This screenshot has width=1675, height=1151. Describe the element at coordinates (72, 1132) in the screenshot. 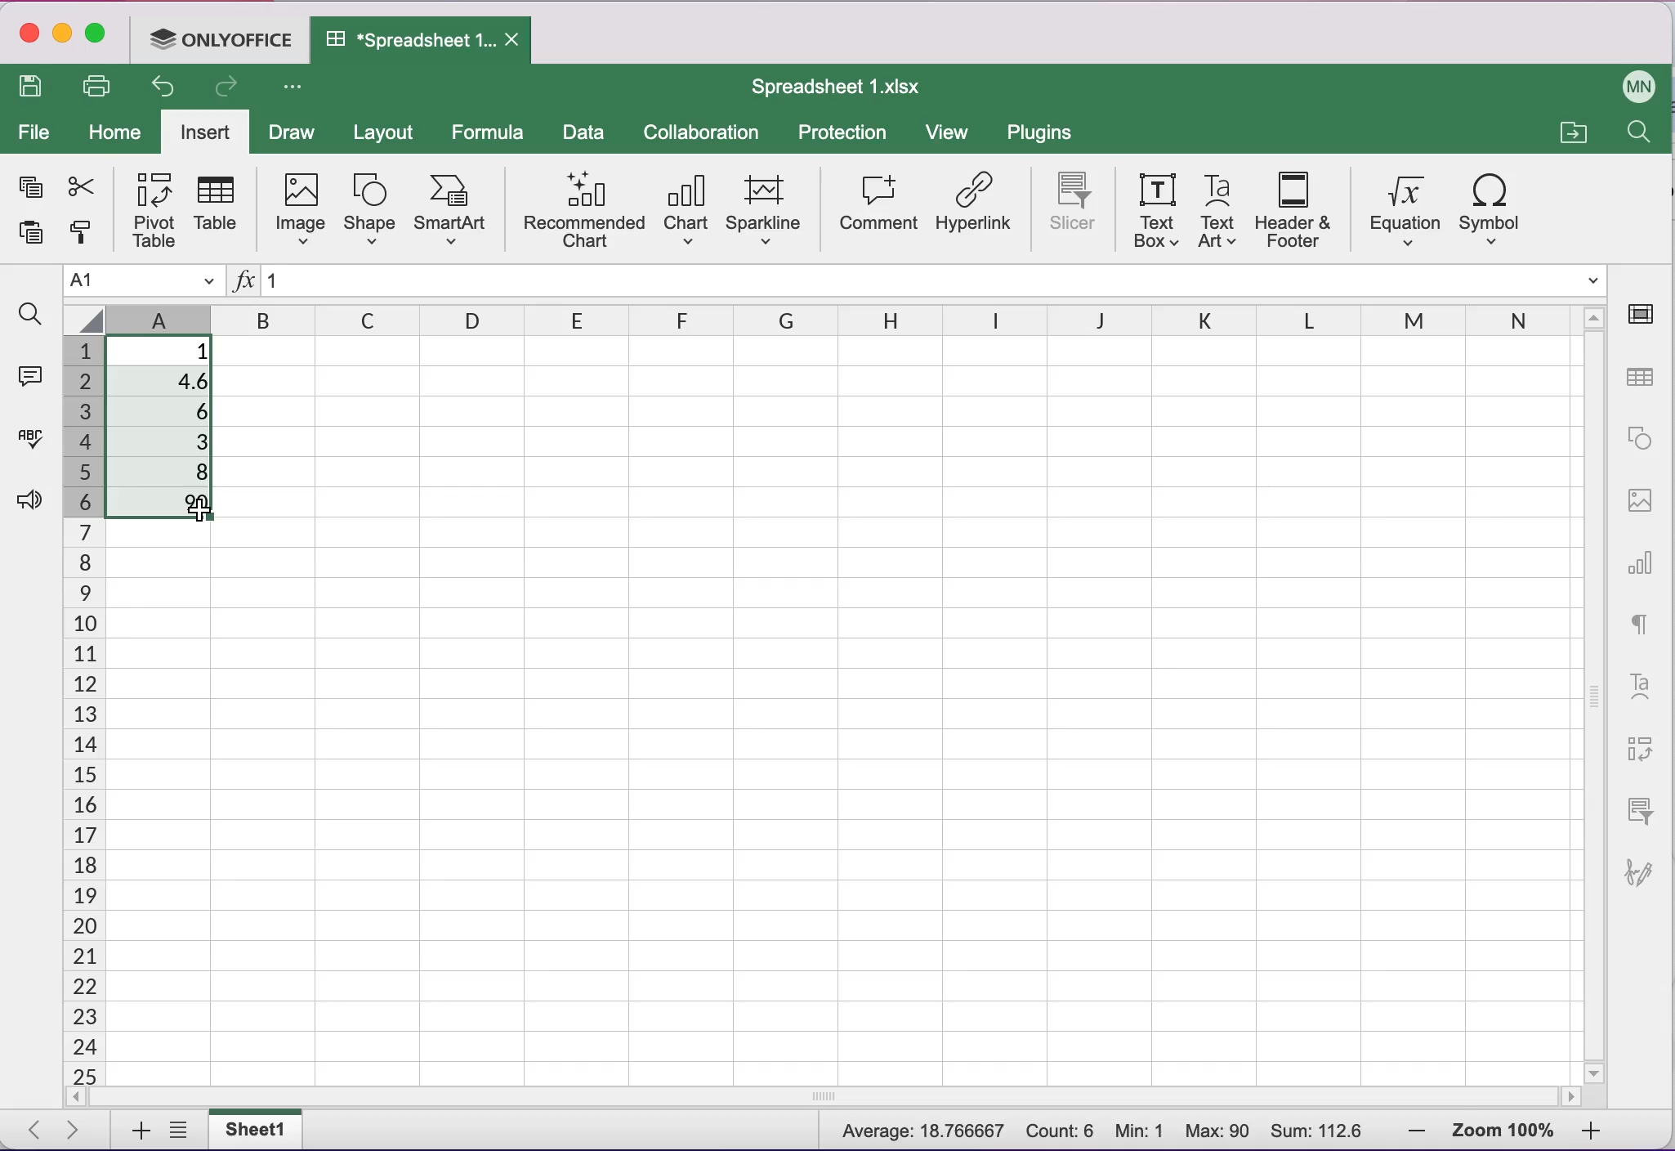

I see `next sheet` at that location.